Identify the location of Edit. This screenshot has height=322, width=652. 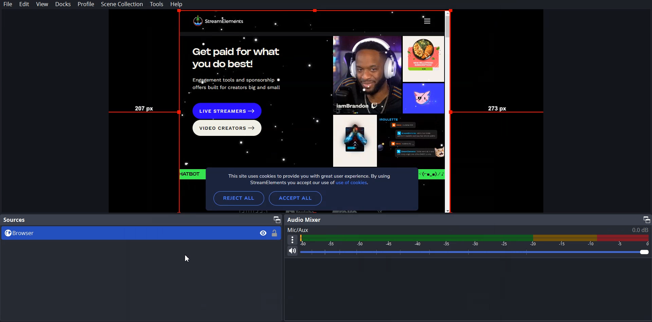
(25, 4).